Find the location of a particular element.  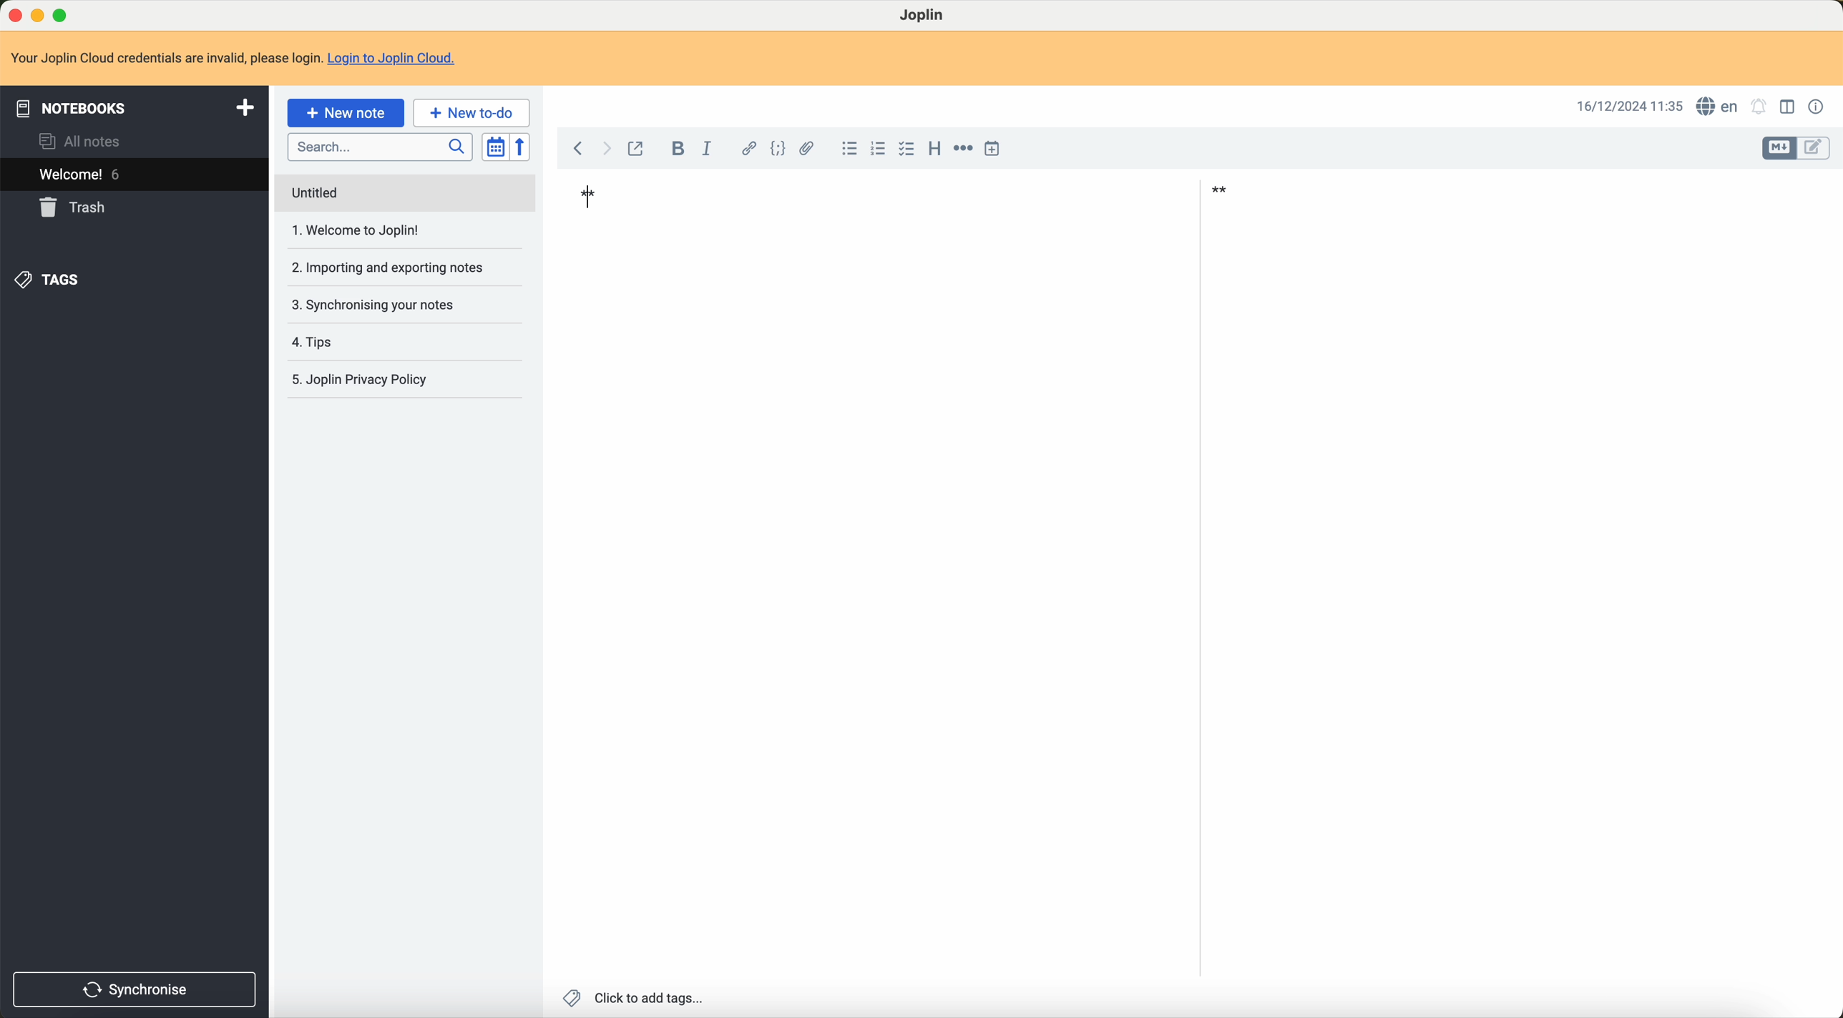

numbered list is located at coordinates (879, 150).